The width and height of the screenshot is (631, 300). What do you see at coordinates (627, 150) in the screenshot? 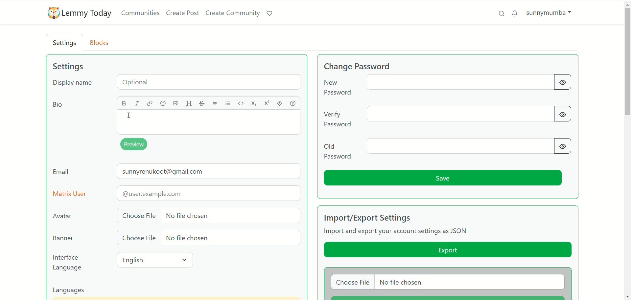
I see `vertical scroll bar` at bounding box center [627, 150].